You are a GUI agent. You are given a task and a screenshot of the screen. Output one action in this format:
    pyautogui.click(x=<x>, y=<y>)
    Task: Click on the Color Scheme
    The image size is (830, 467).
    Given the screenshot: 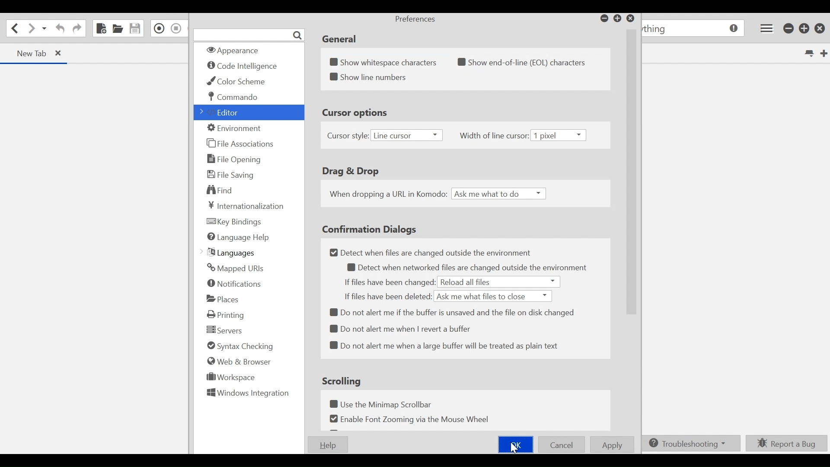 What is the action you would take?
    pyautogui.click(x=239, y=81)
    